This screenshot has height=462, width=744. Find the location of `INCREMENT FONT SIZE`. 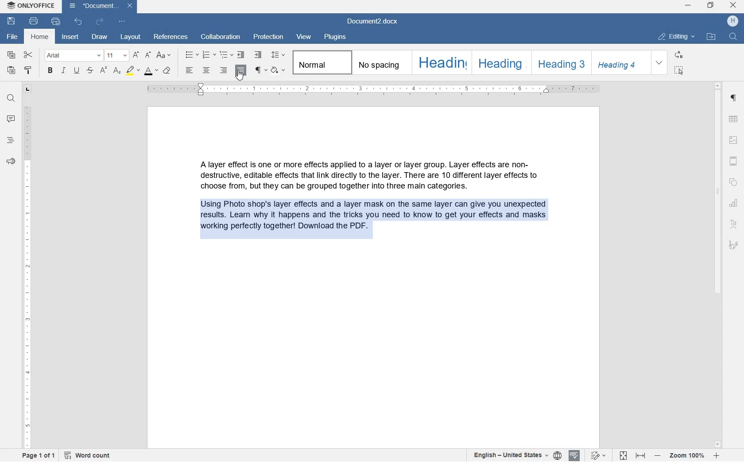

INCREMENT FONT SIZE is located at coordinates (136, 54).